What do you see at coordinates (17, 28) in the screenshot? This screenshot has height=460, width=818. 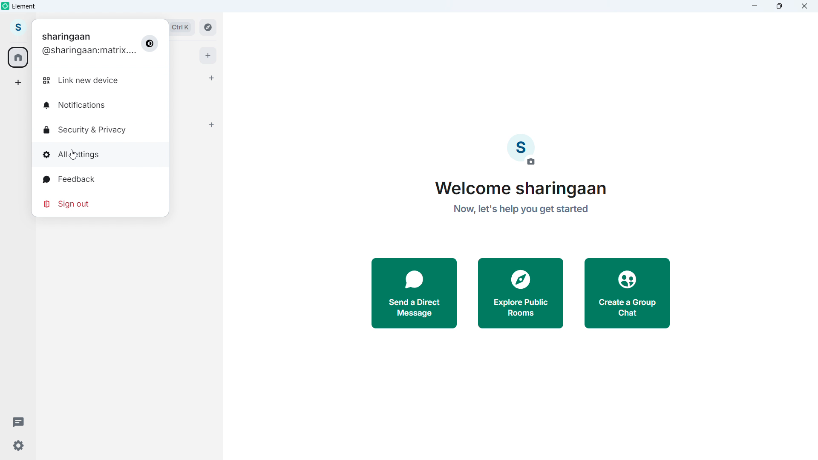 I see `Account ` at bounding box center [17, 28].